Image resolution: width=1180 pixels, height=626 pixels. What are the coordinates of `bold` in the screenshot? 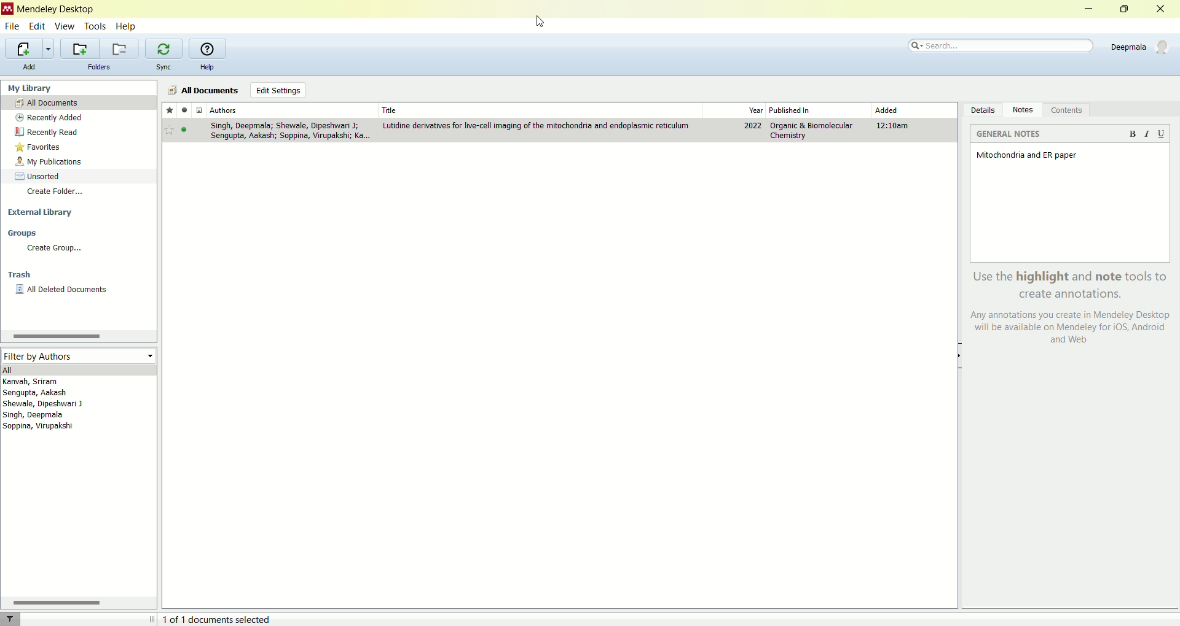 It's located at (1135, 137).